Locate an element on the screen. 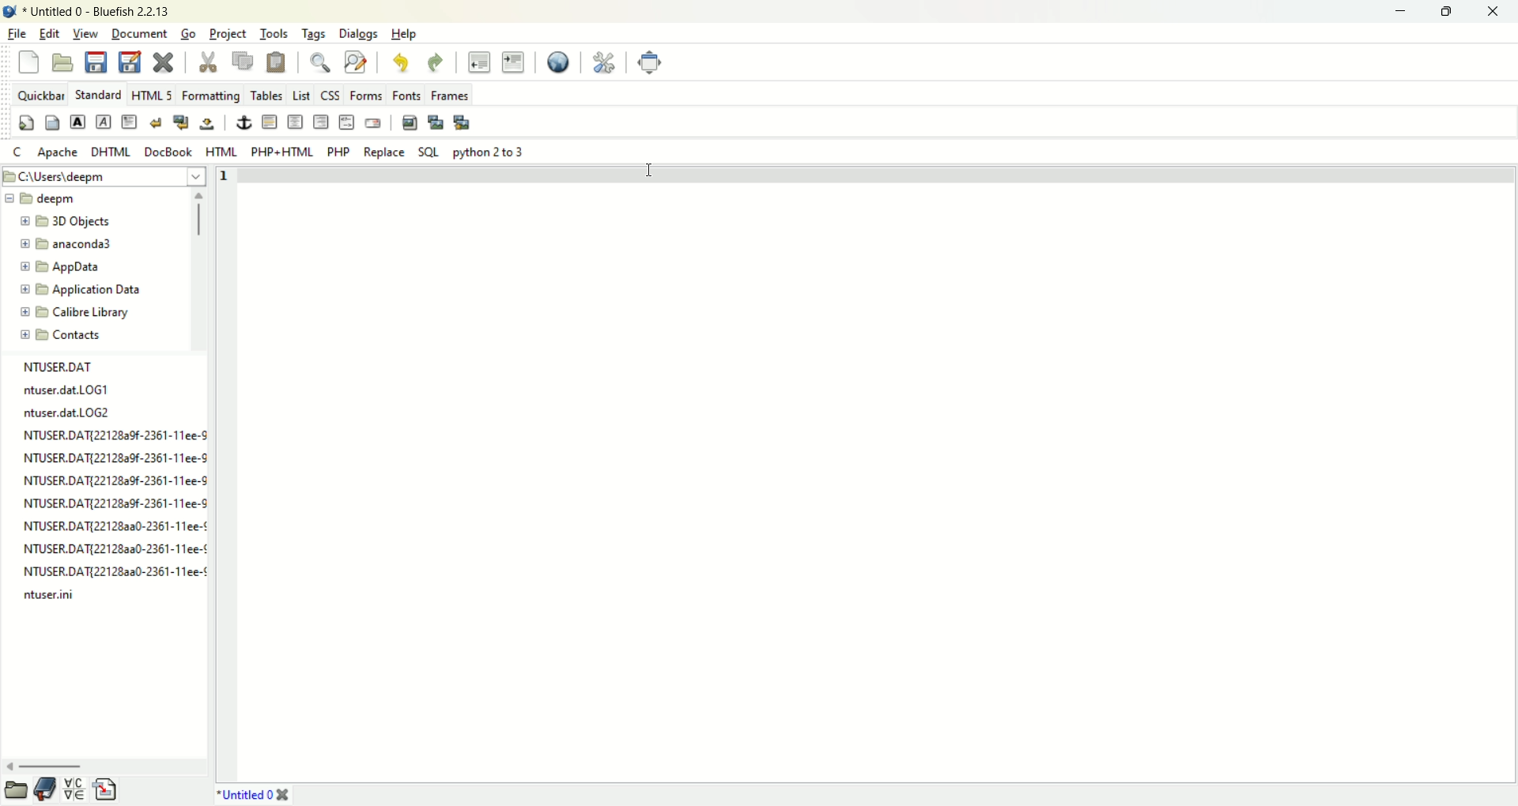 The height and width of the screenshot is (806, 1518). HTML is located at coordinates (221, 153).